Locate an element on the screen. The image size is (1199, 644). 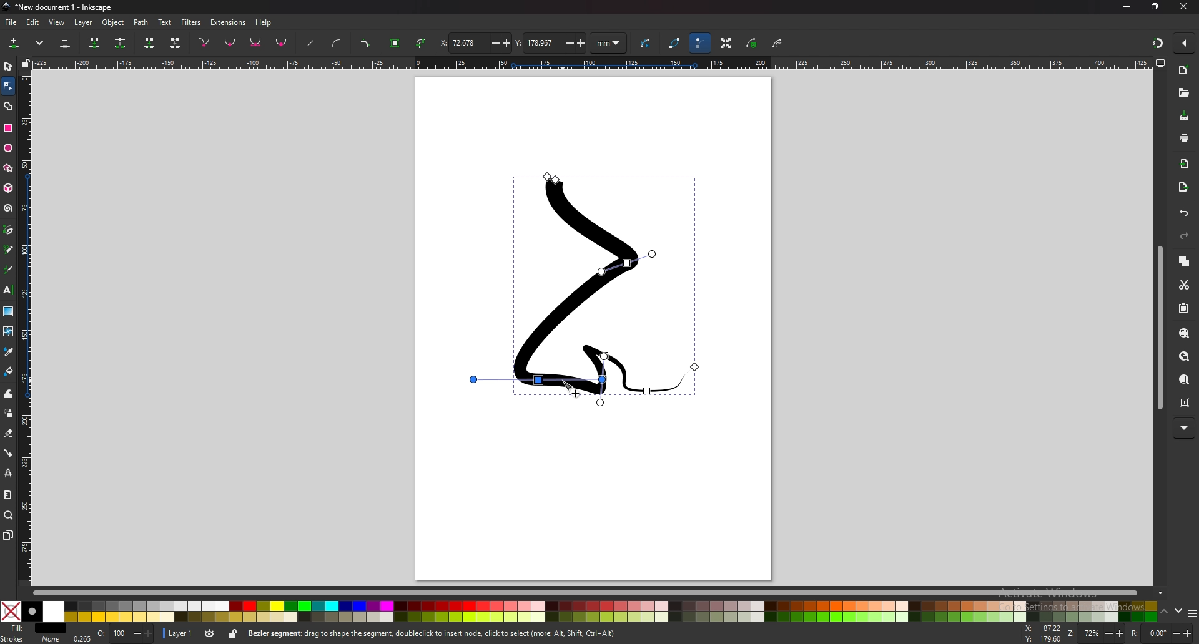
clipping path is located at coordinates (777, 42).